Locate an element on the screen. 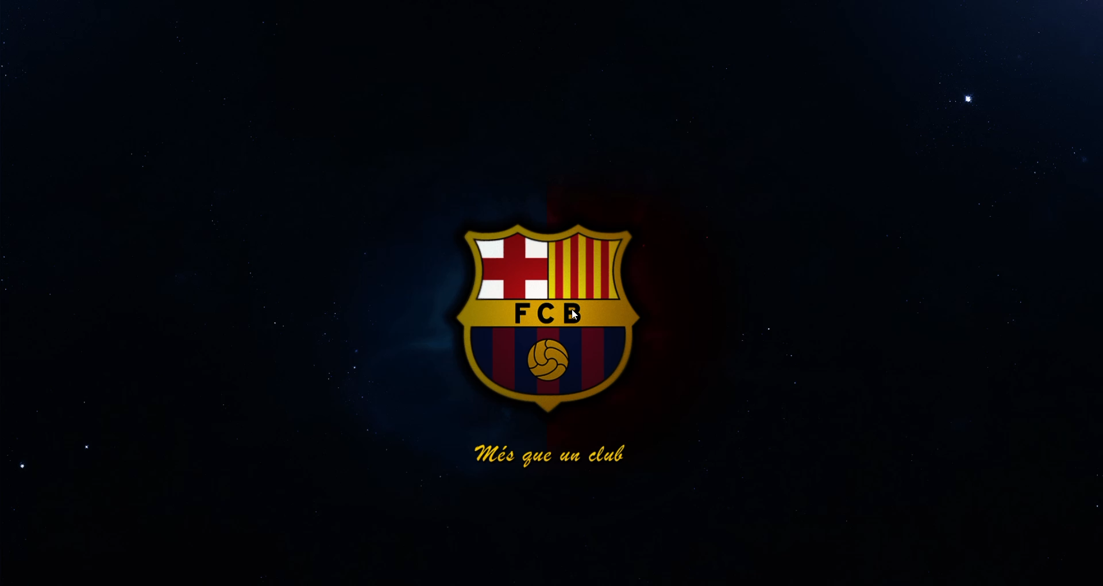 The height and width of the screenshot is (586, 1103). cursor is located at coordinates (584, 312).